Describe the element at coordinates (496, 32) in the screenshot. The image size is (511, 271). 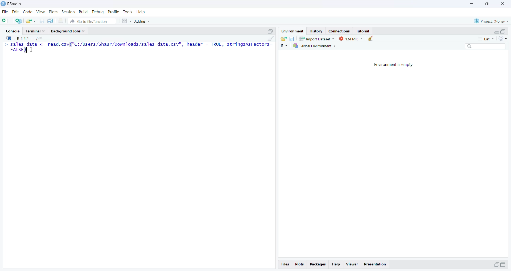
I see `Expand/Collapse` at that location.